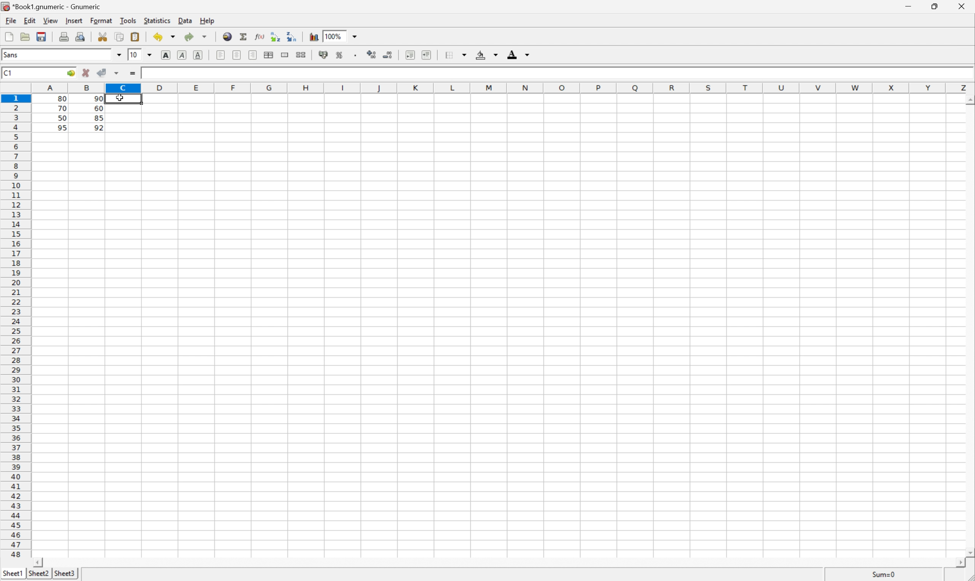 Image resolution: width=975 pixels, height=581 pixels. What do you see at coordinates (86, 73) in the screenshot?
I see `Cancel changes` at bounding box center [86, 73].